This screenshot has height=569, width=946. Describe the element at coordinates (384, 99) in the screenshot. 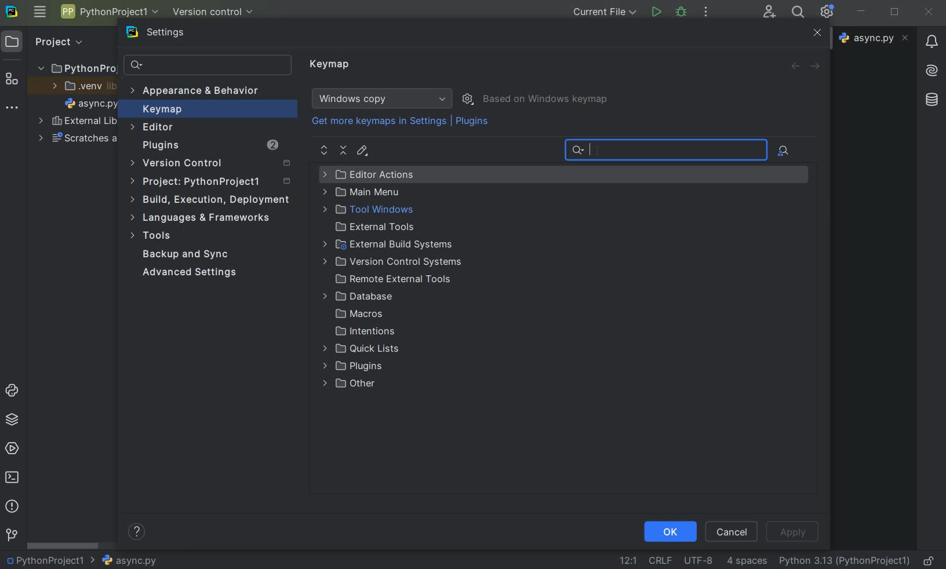

I see `windows copy` at that location.